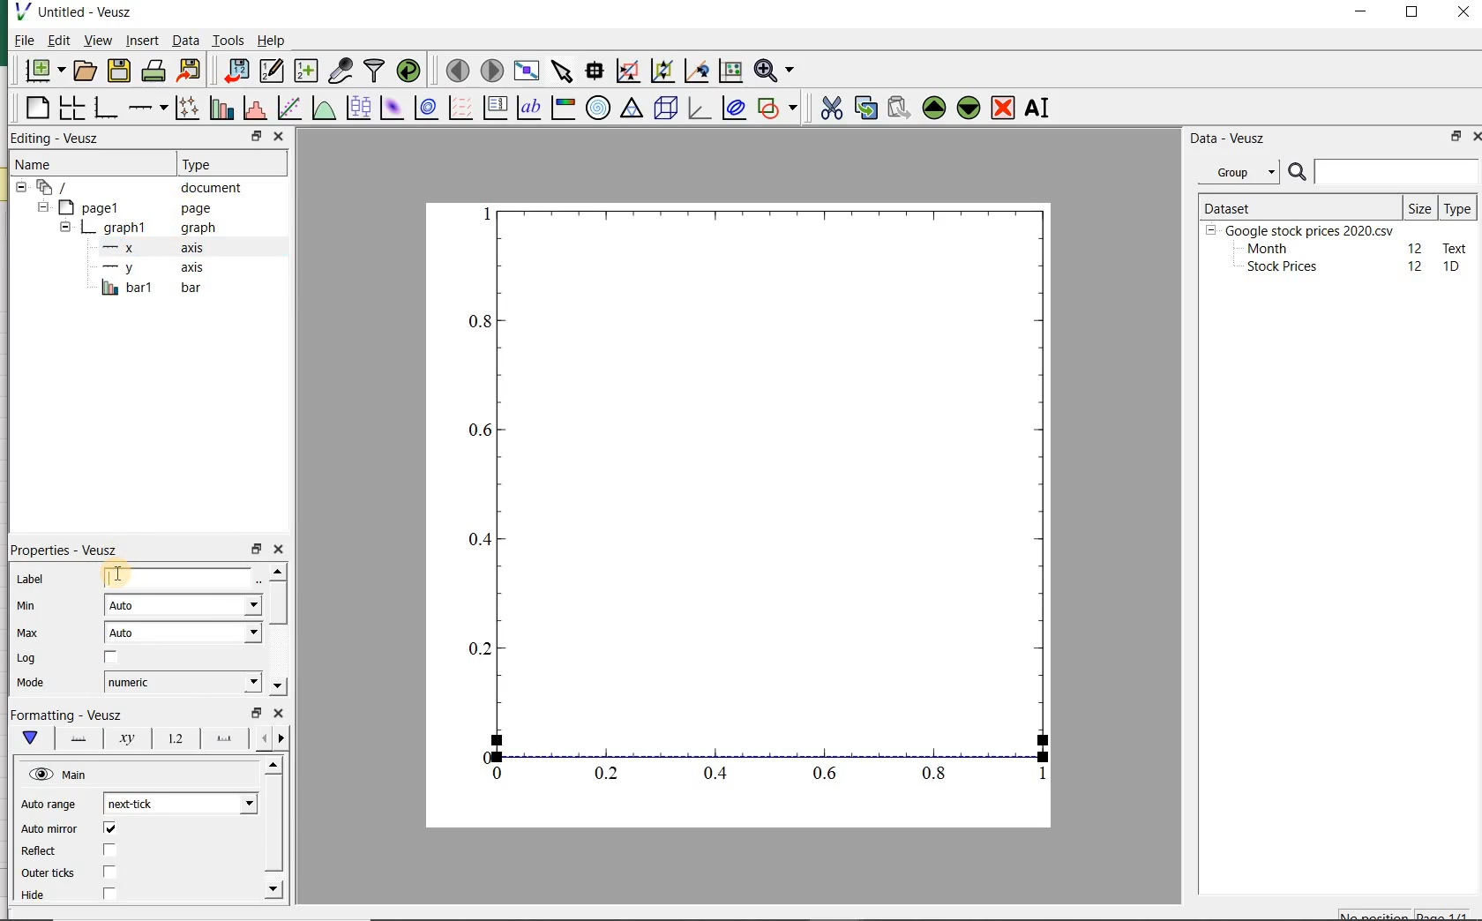 The height and width of the screenshot is (921, 1482). Describe the element at coordinates (137, 188) in the screenshot. I see `document` at that location.